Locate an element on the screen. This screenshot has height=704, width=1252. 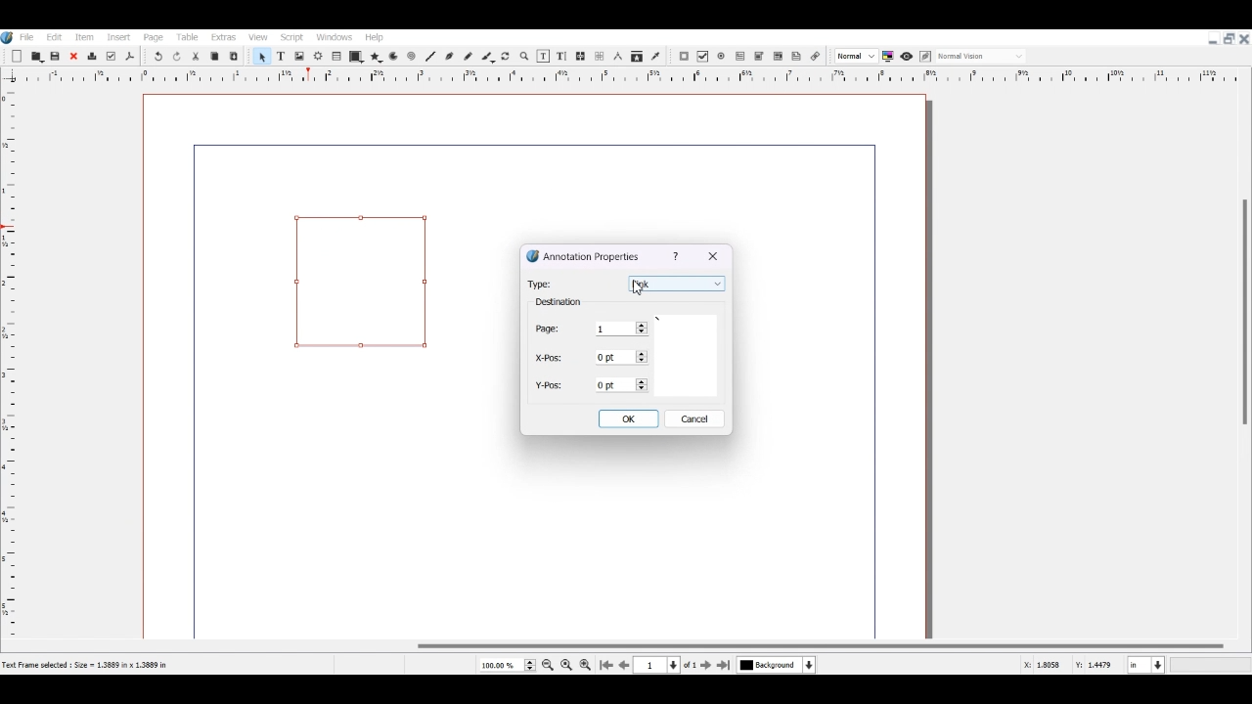
View is located at coordinates (257, 37).